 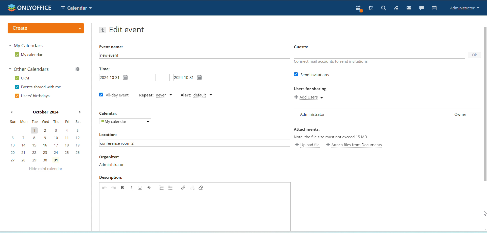 What do you see at coordinates (194, 212) in the screenshot?
I see `edit event description` at bounding box center [194, 212].